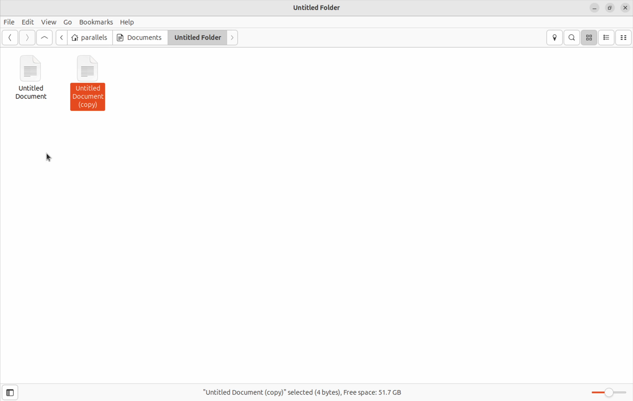 The image size is (633, 401). Describe the element at coordinates (318, 7) in the screenshot. I see `Untitled Folder` at that location.